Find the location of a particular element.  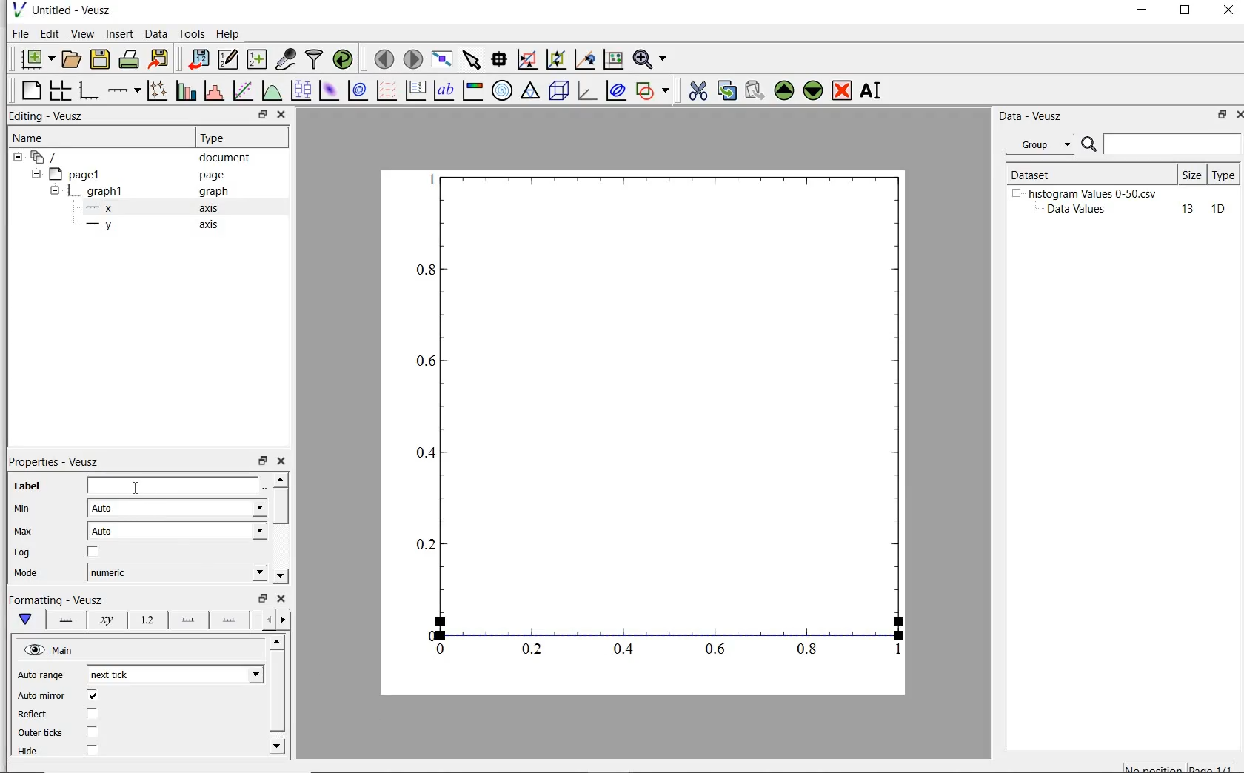

add shape is located at coordinates (653, 92).